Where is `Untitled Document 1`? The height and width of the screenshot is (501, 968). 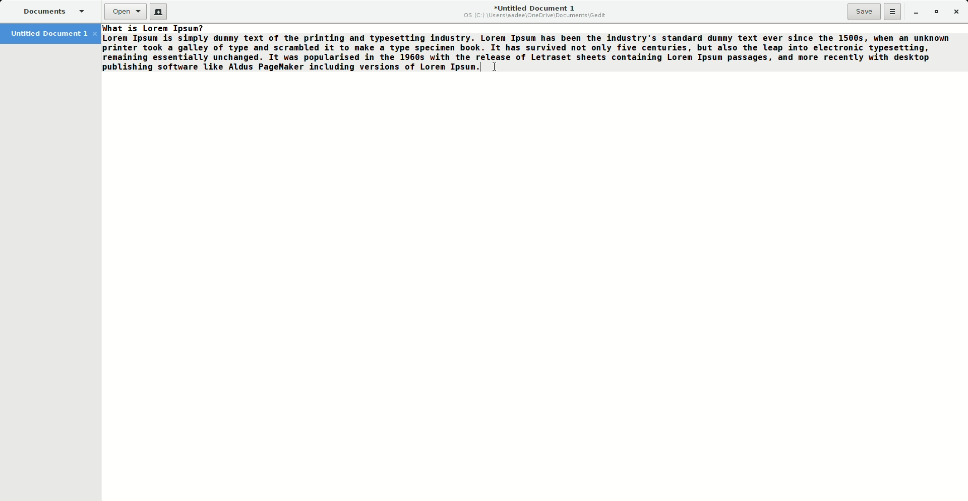
Untitled Document 1 is located at coordinates (535, 12).